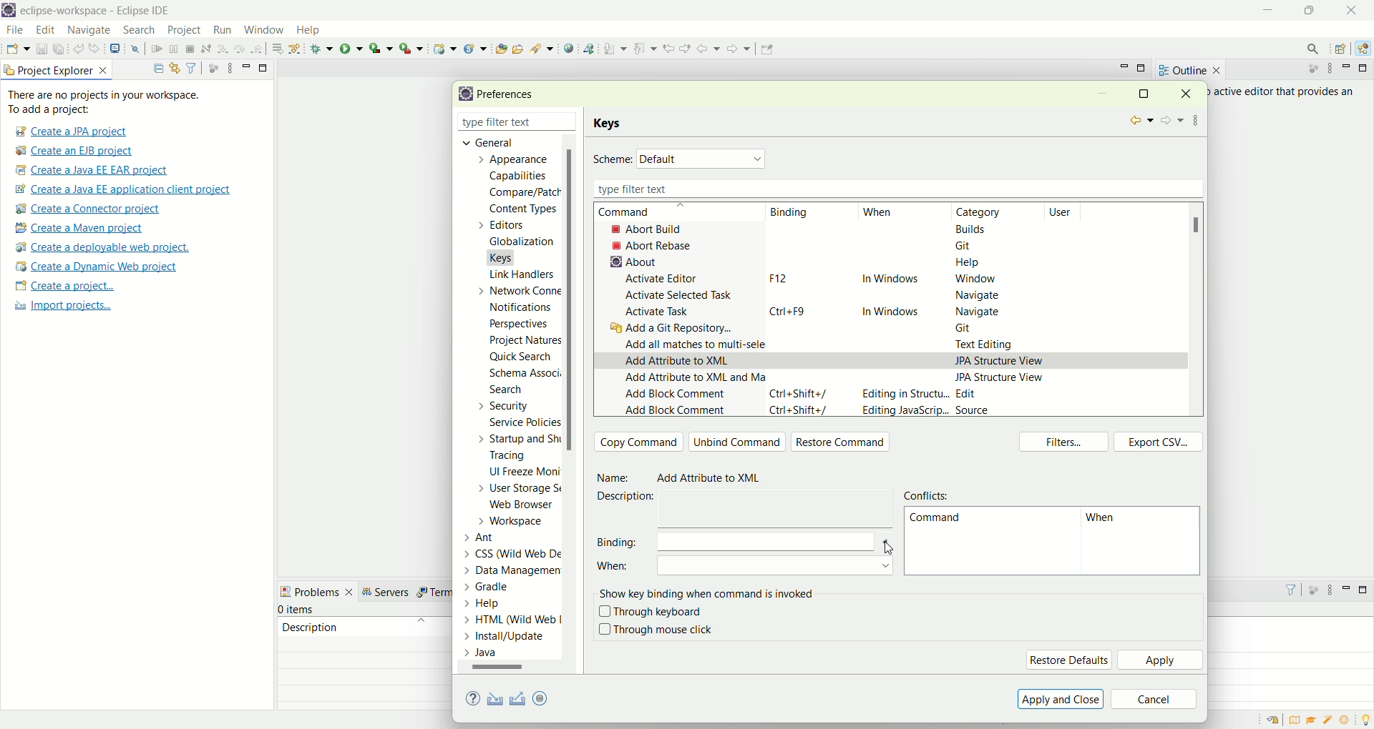 This screenshot has width=1374, height=729. I want to click on help, so click(314, 31).